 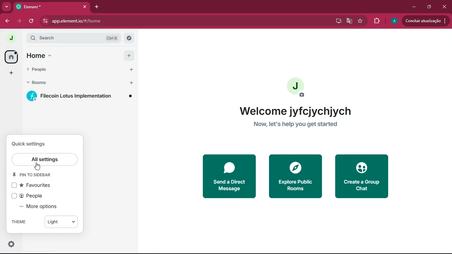 I want to click on desktop, so click(x=337, y=21).